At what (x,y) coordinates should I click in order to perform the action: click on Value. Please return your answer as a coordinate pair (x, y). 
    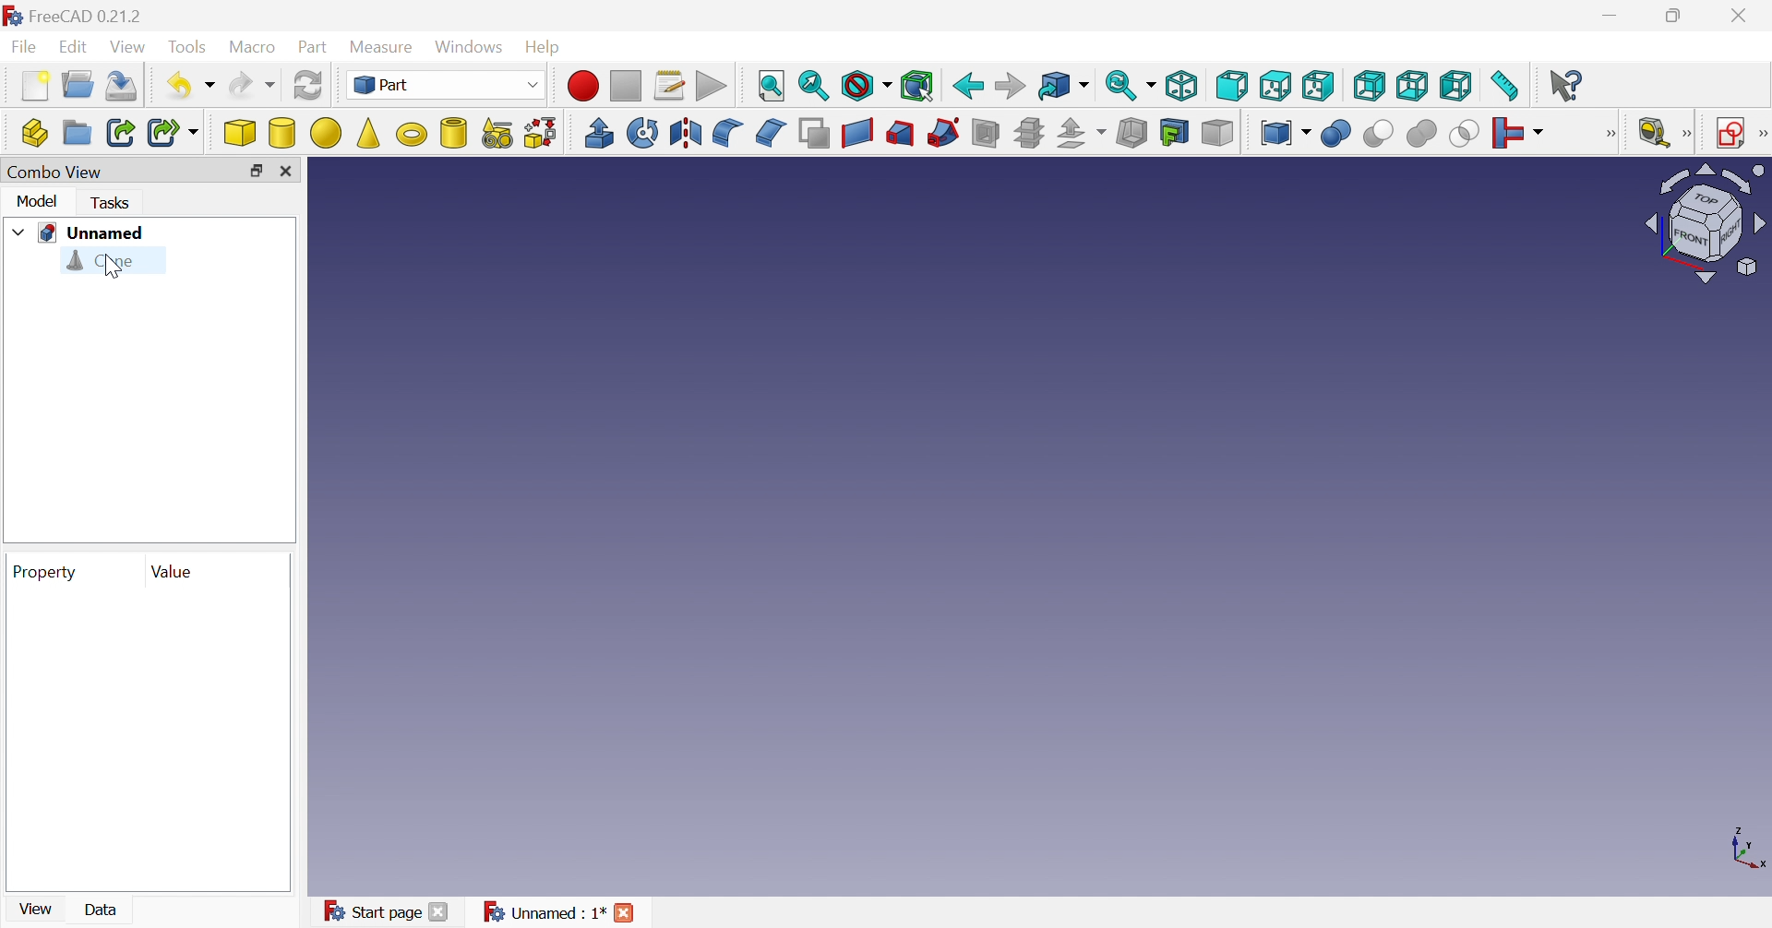
    Looking at the image, I should click on (180, 574).